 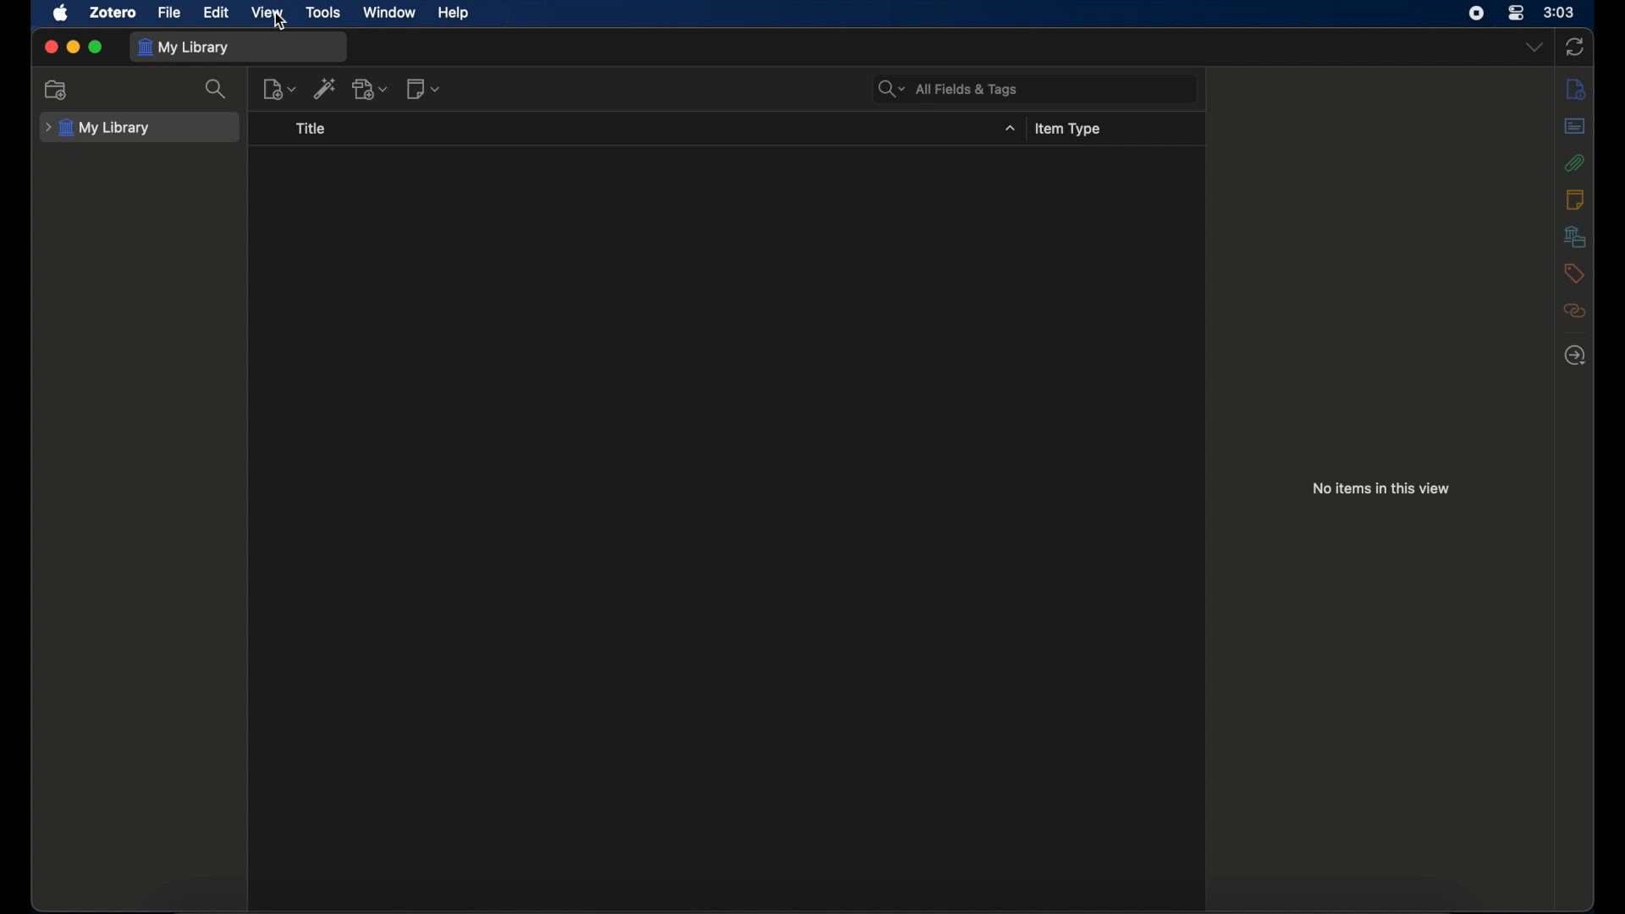 What do you see at coordinates (113, 12) in the screenshot?
I see `zotero` at bounding box center [113, 12].